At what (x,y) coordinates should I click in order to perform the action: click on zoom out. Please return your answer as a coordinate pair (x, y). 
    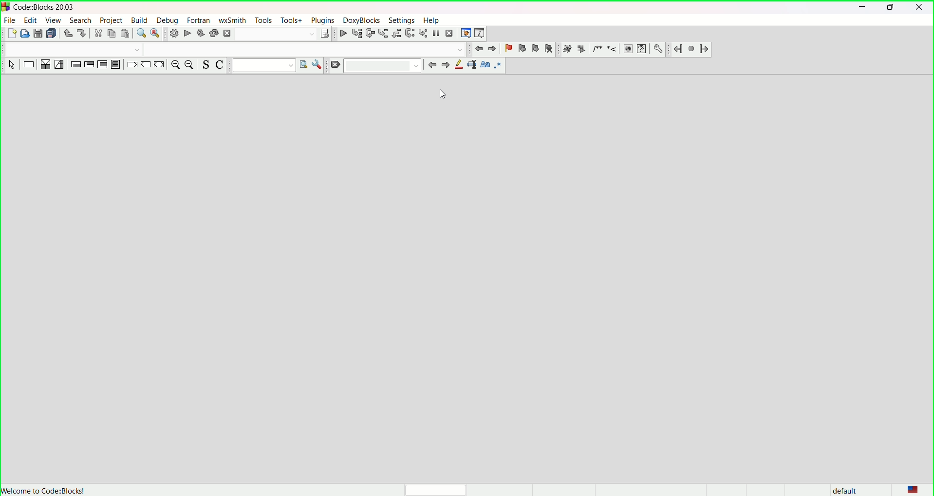
    Looking at the image, I should click on (190, 65).